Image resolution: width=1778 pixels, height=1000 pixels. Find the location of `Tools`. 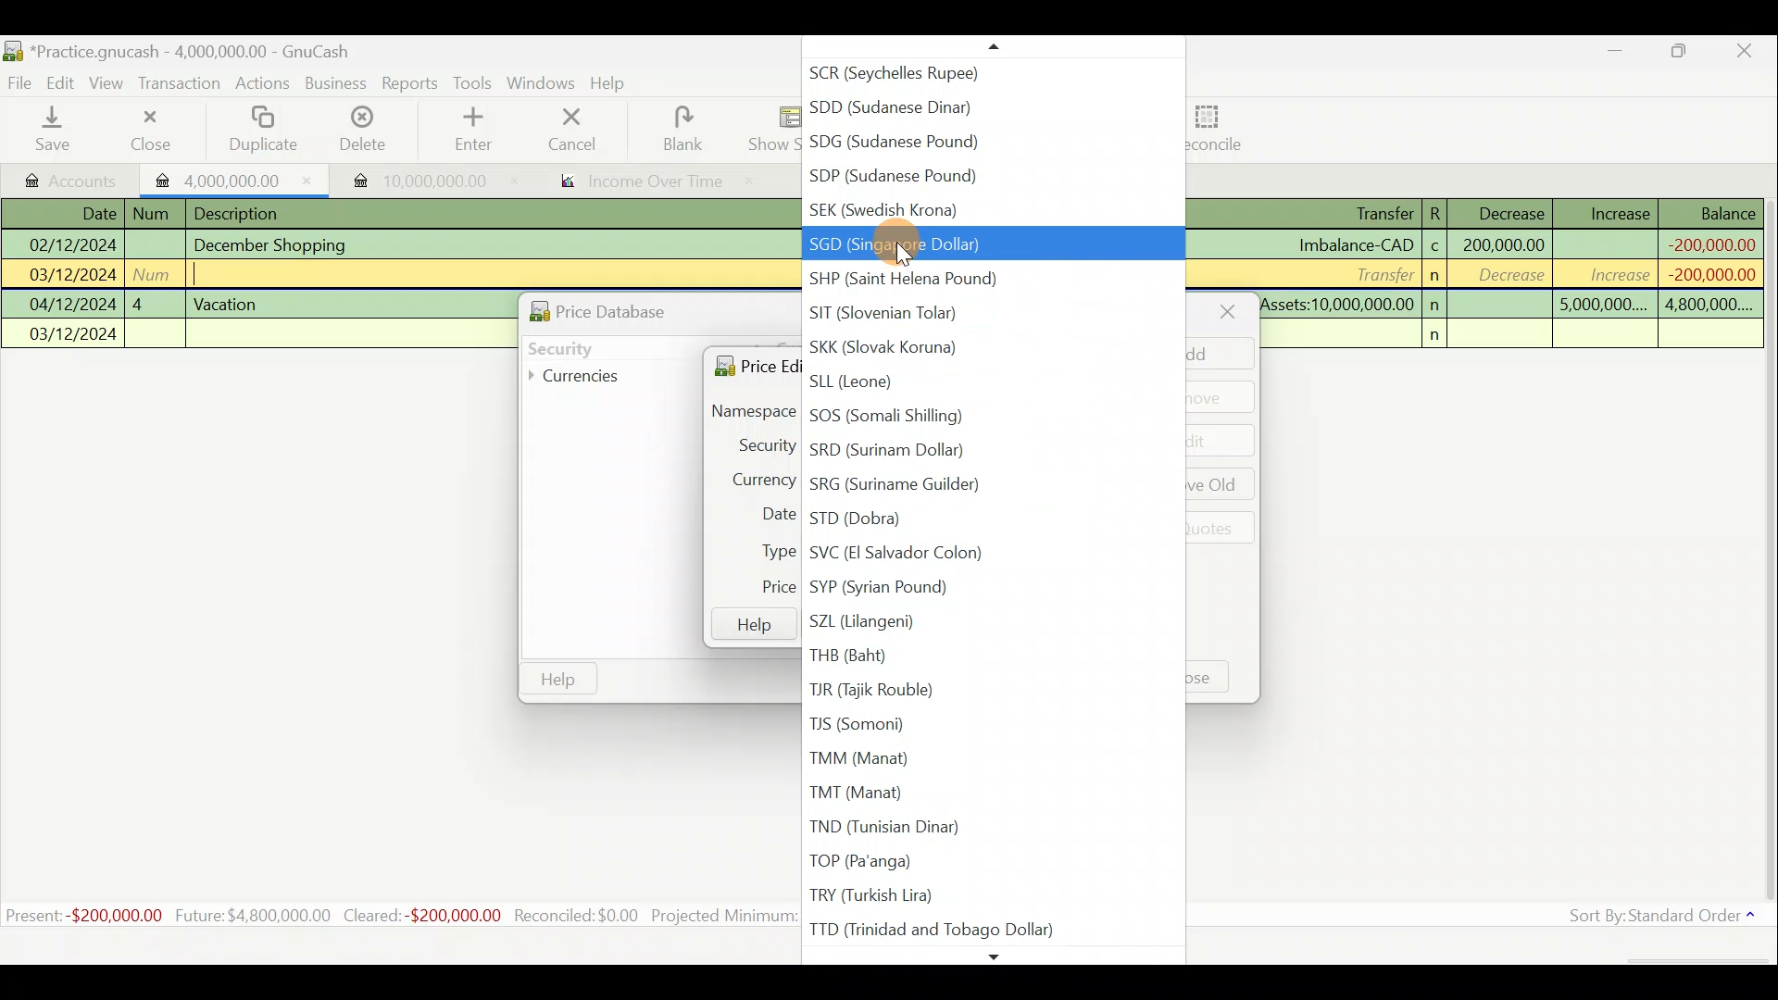

Tools is located at coordinates (474, 81).